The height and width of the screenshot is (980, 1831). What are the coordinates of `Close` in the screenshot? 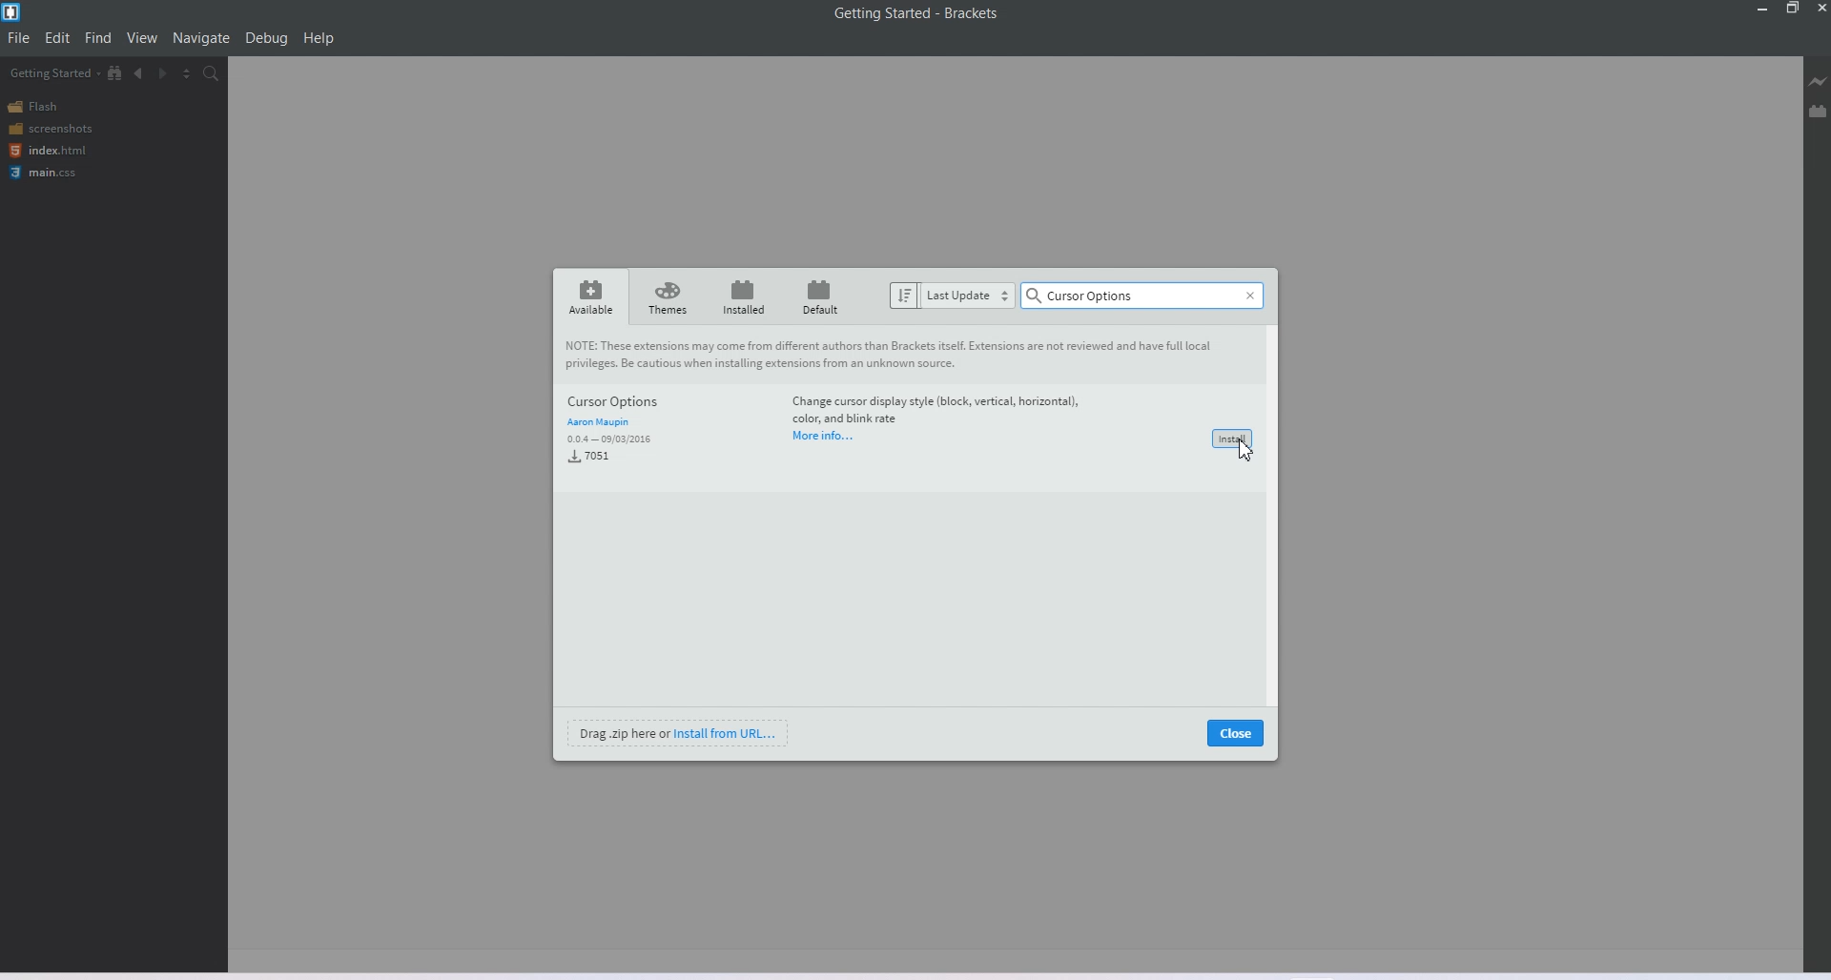 It's located at (1820, 9).